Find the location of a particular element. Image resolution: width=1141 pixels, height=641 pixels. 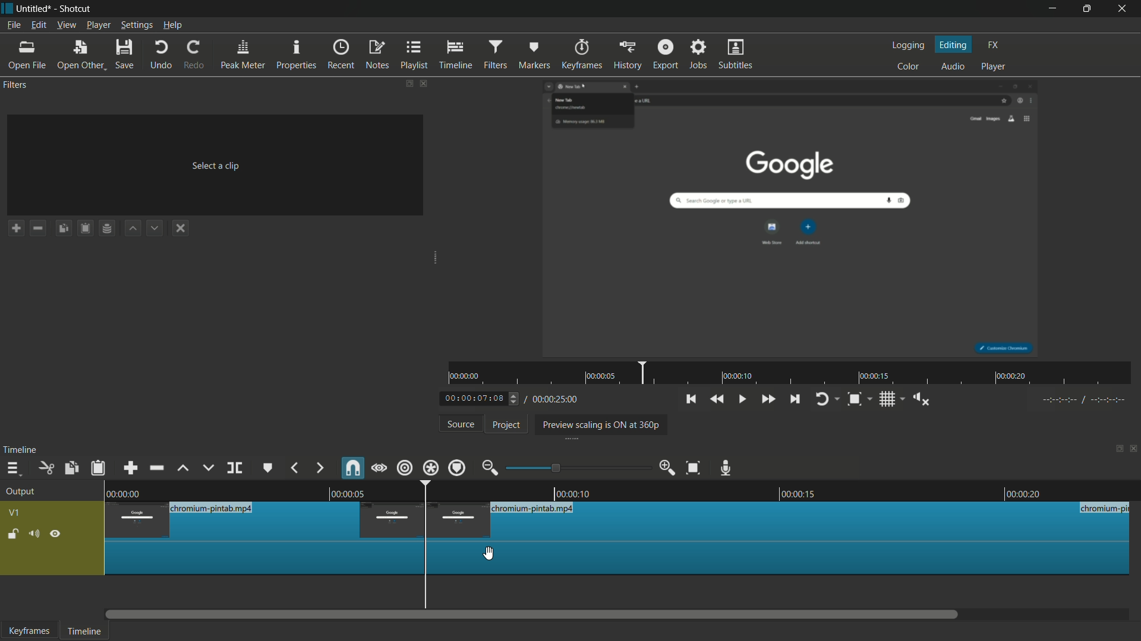

zoom in is located at coordinates (668, 467).